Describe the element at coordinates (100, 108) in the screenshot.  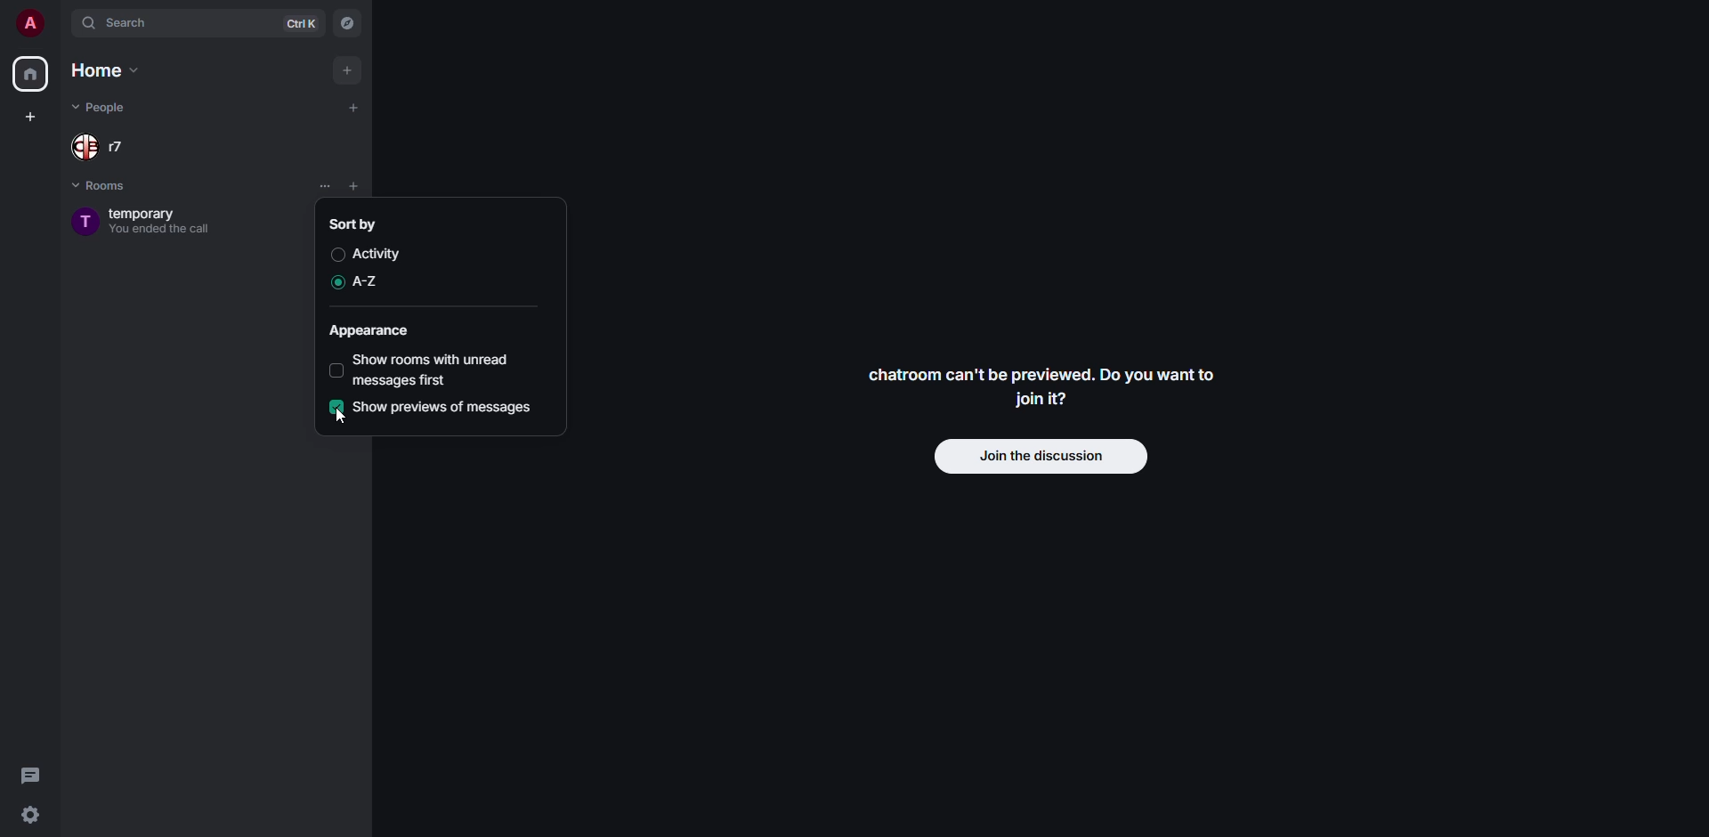
I see `people` at that location.